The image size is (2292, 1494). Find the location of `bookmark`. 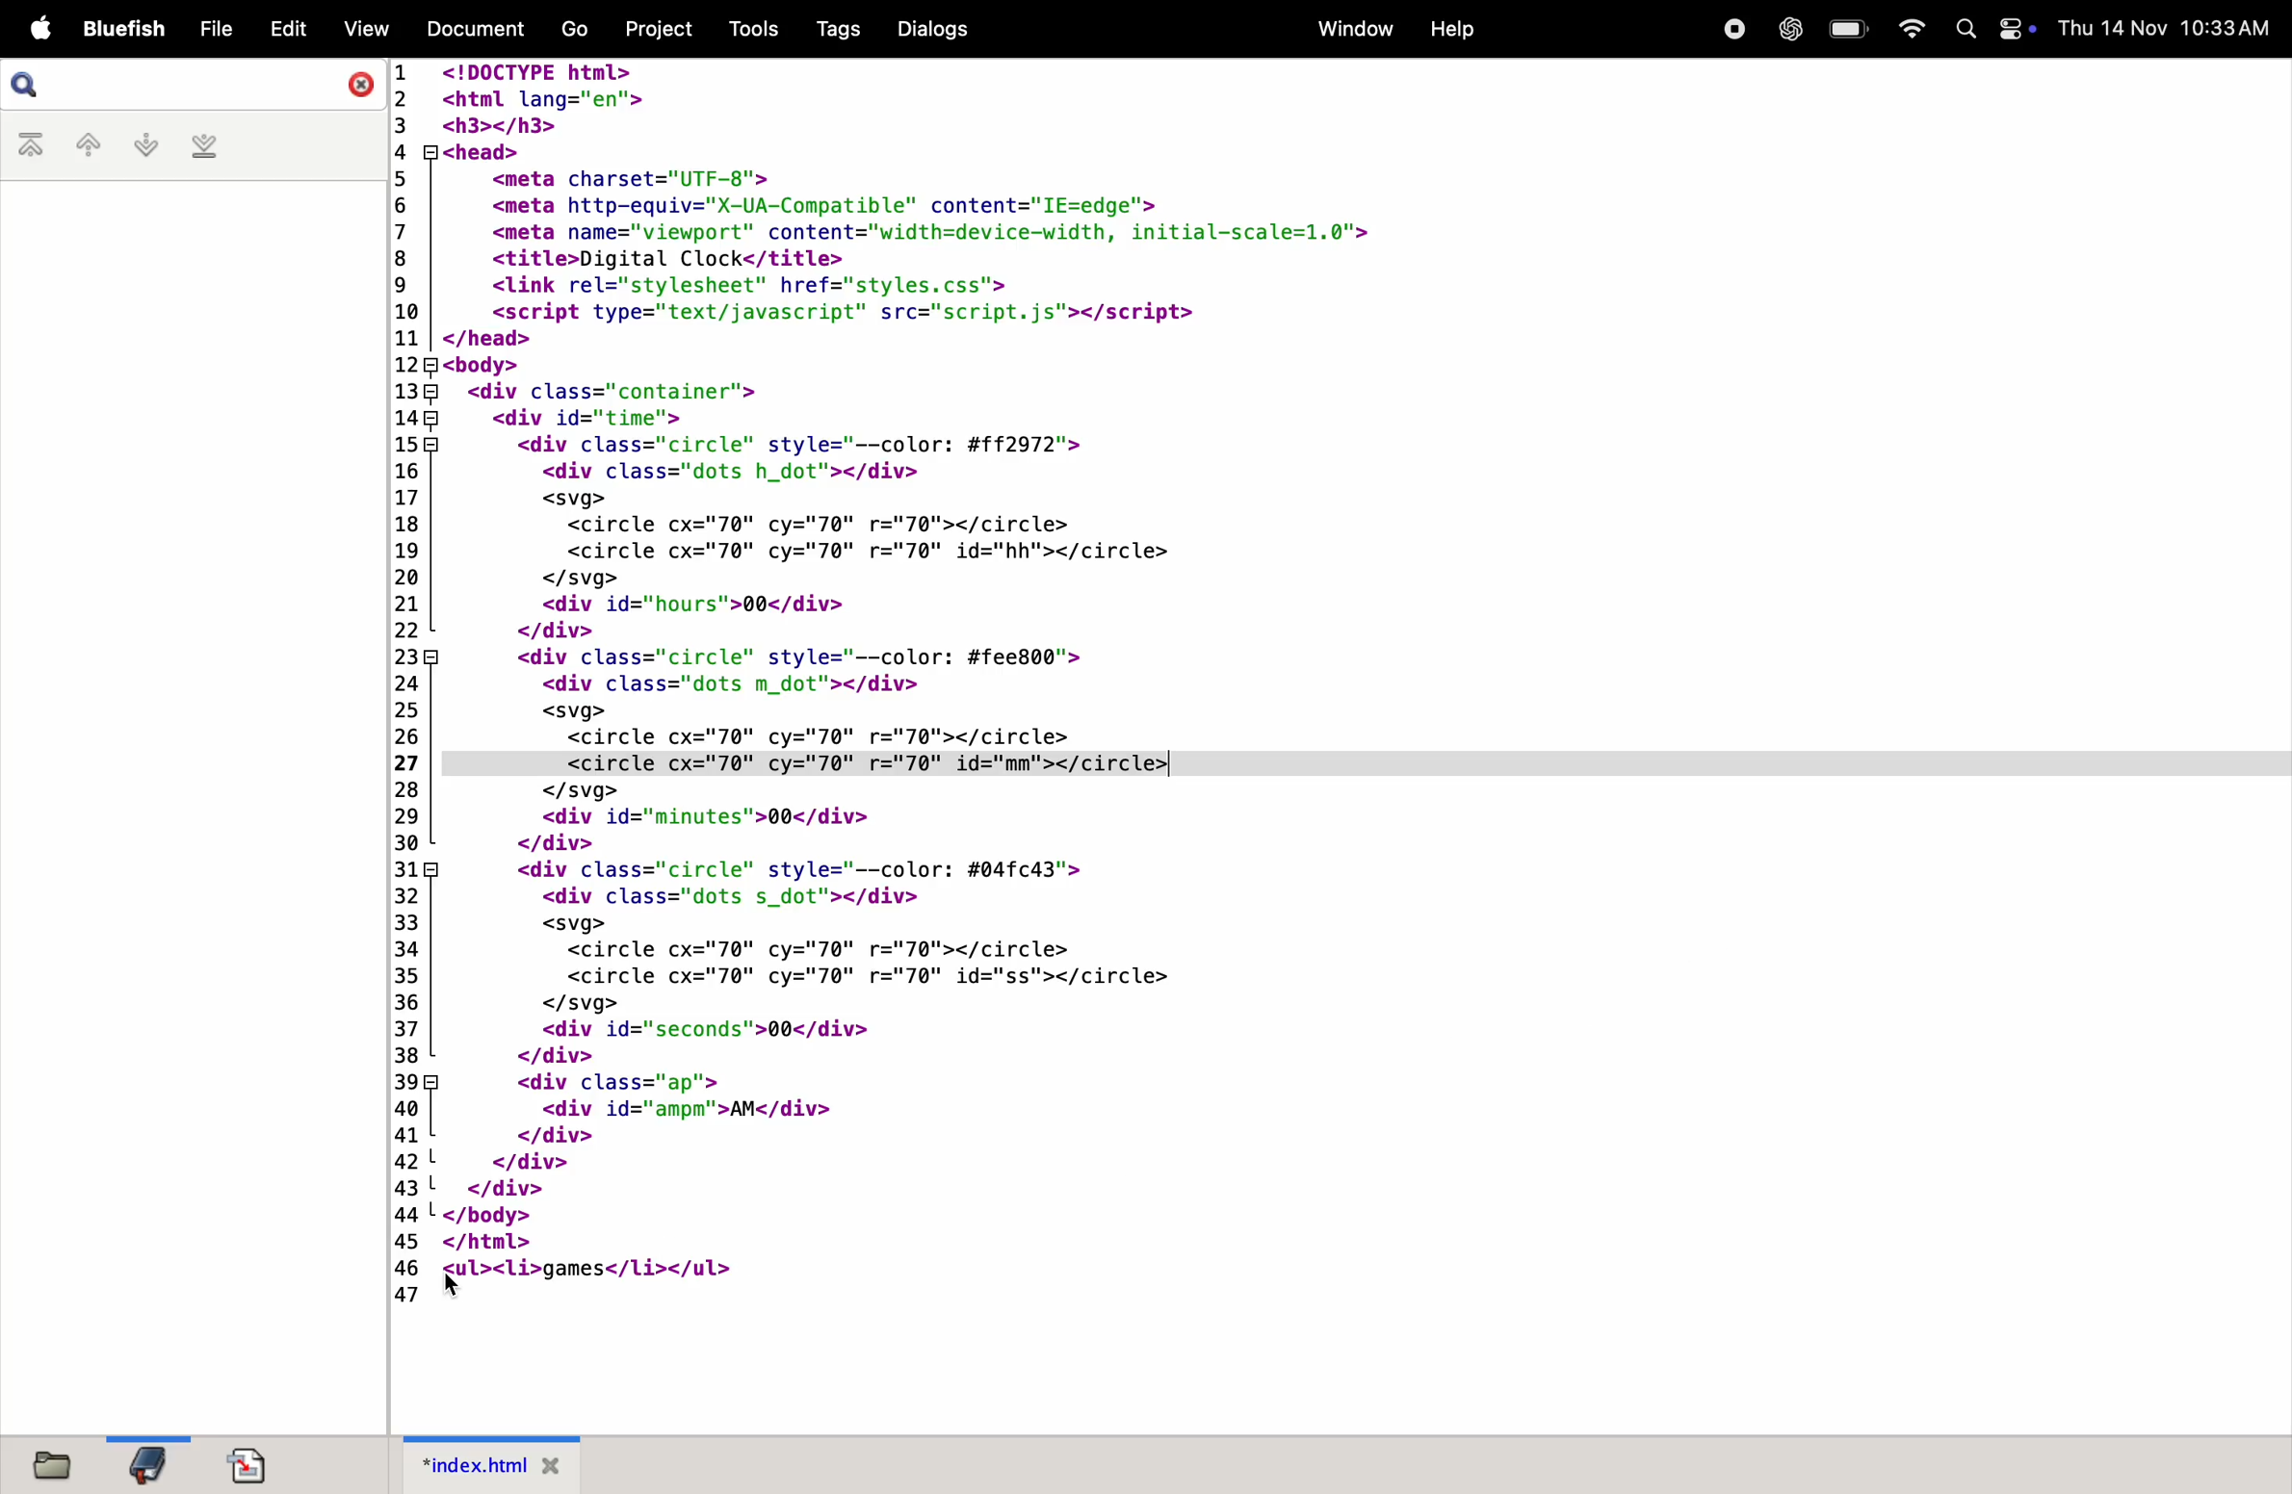

bookmark is located at coordinates (151, 1460).